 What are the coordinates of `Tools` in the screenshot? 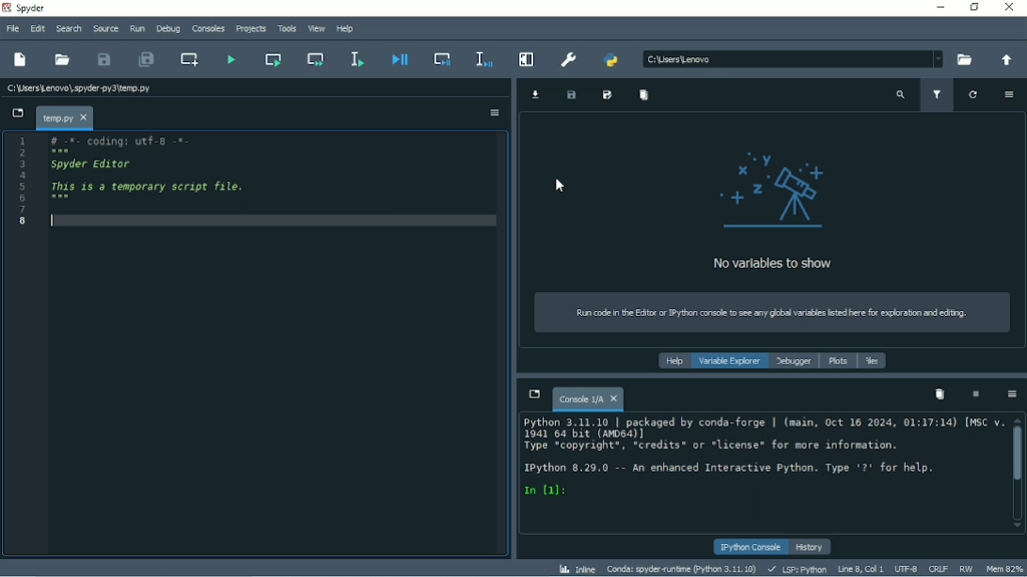 It's located at (286, 28).